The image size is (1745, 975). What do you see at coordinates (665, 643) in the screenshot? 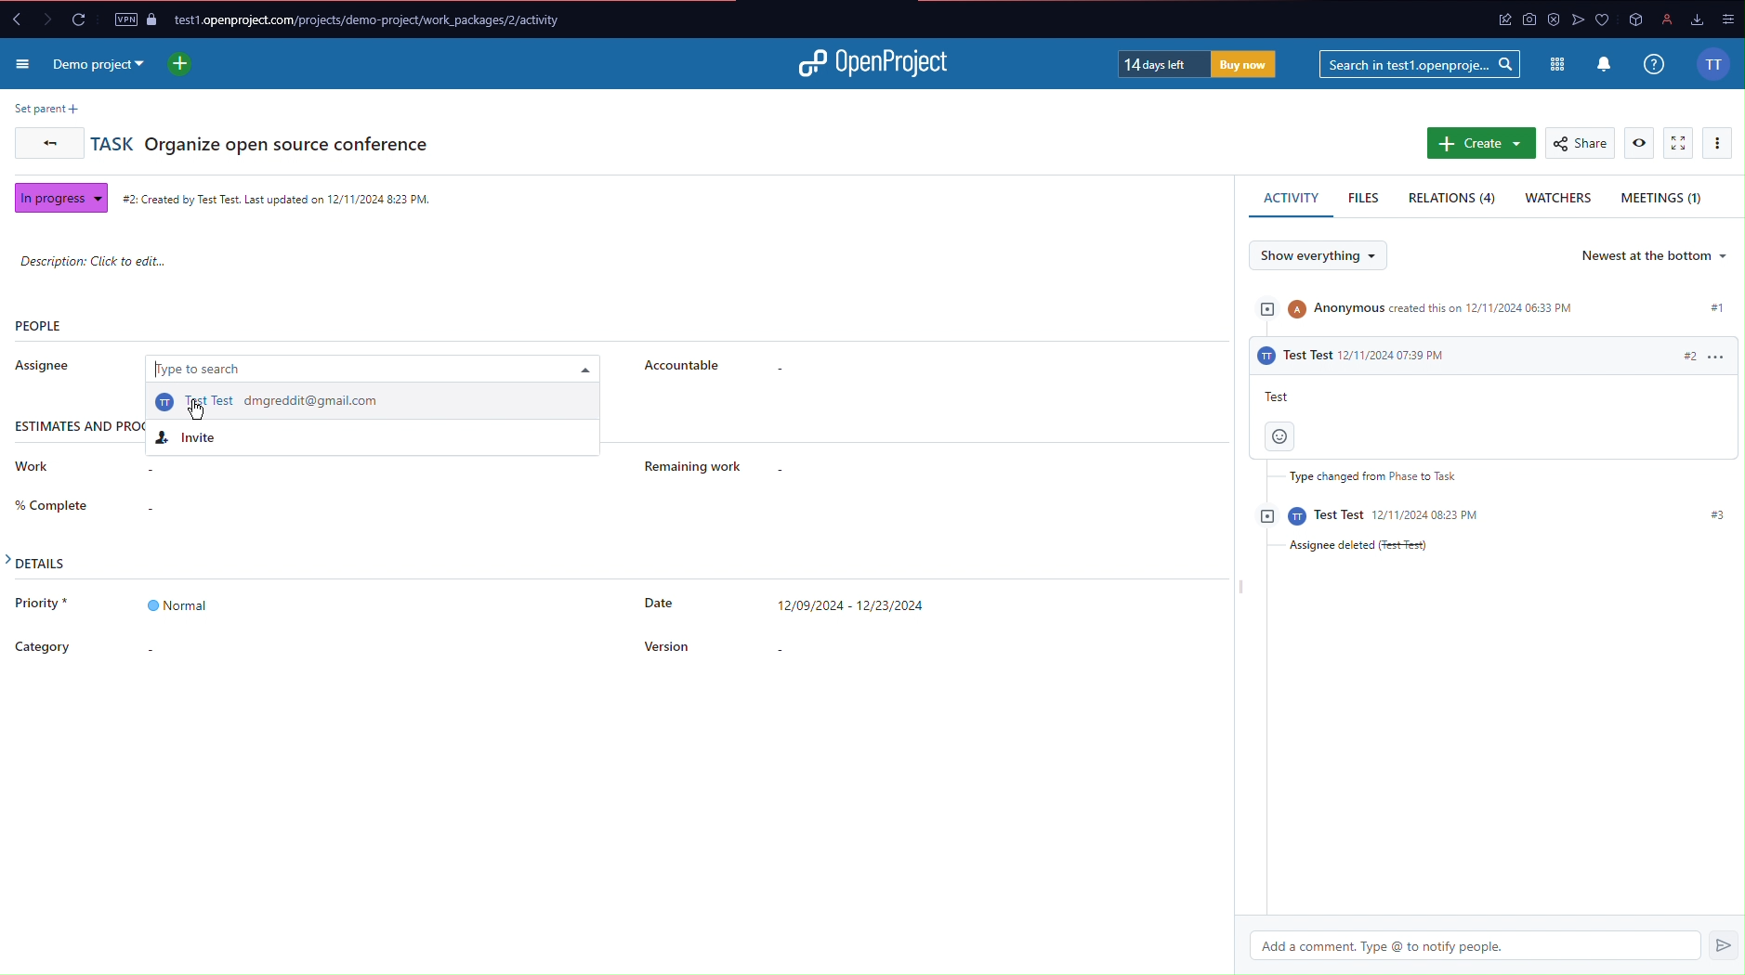
I see `Version` at bounding box center [665, 643].